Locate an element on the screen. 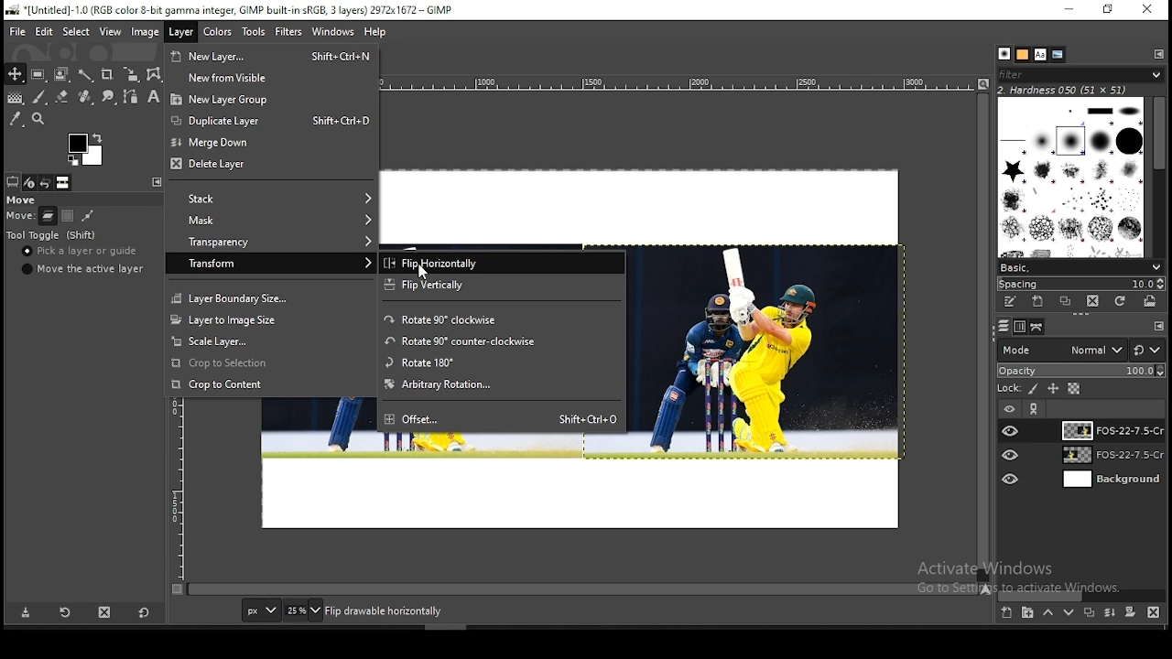 The height and width of the screenshot is (659, 1172). undo history is located at coordinates (45, 183).